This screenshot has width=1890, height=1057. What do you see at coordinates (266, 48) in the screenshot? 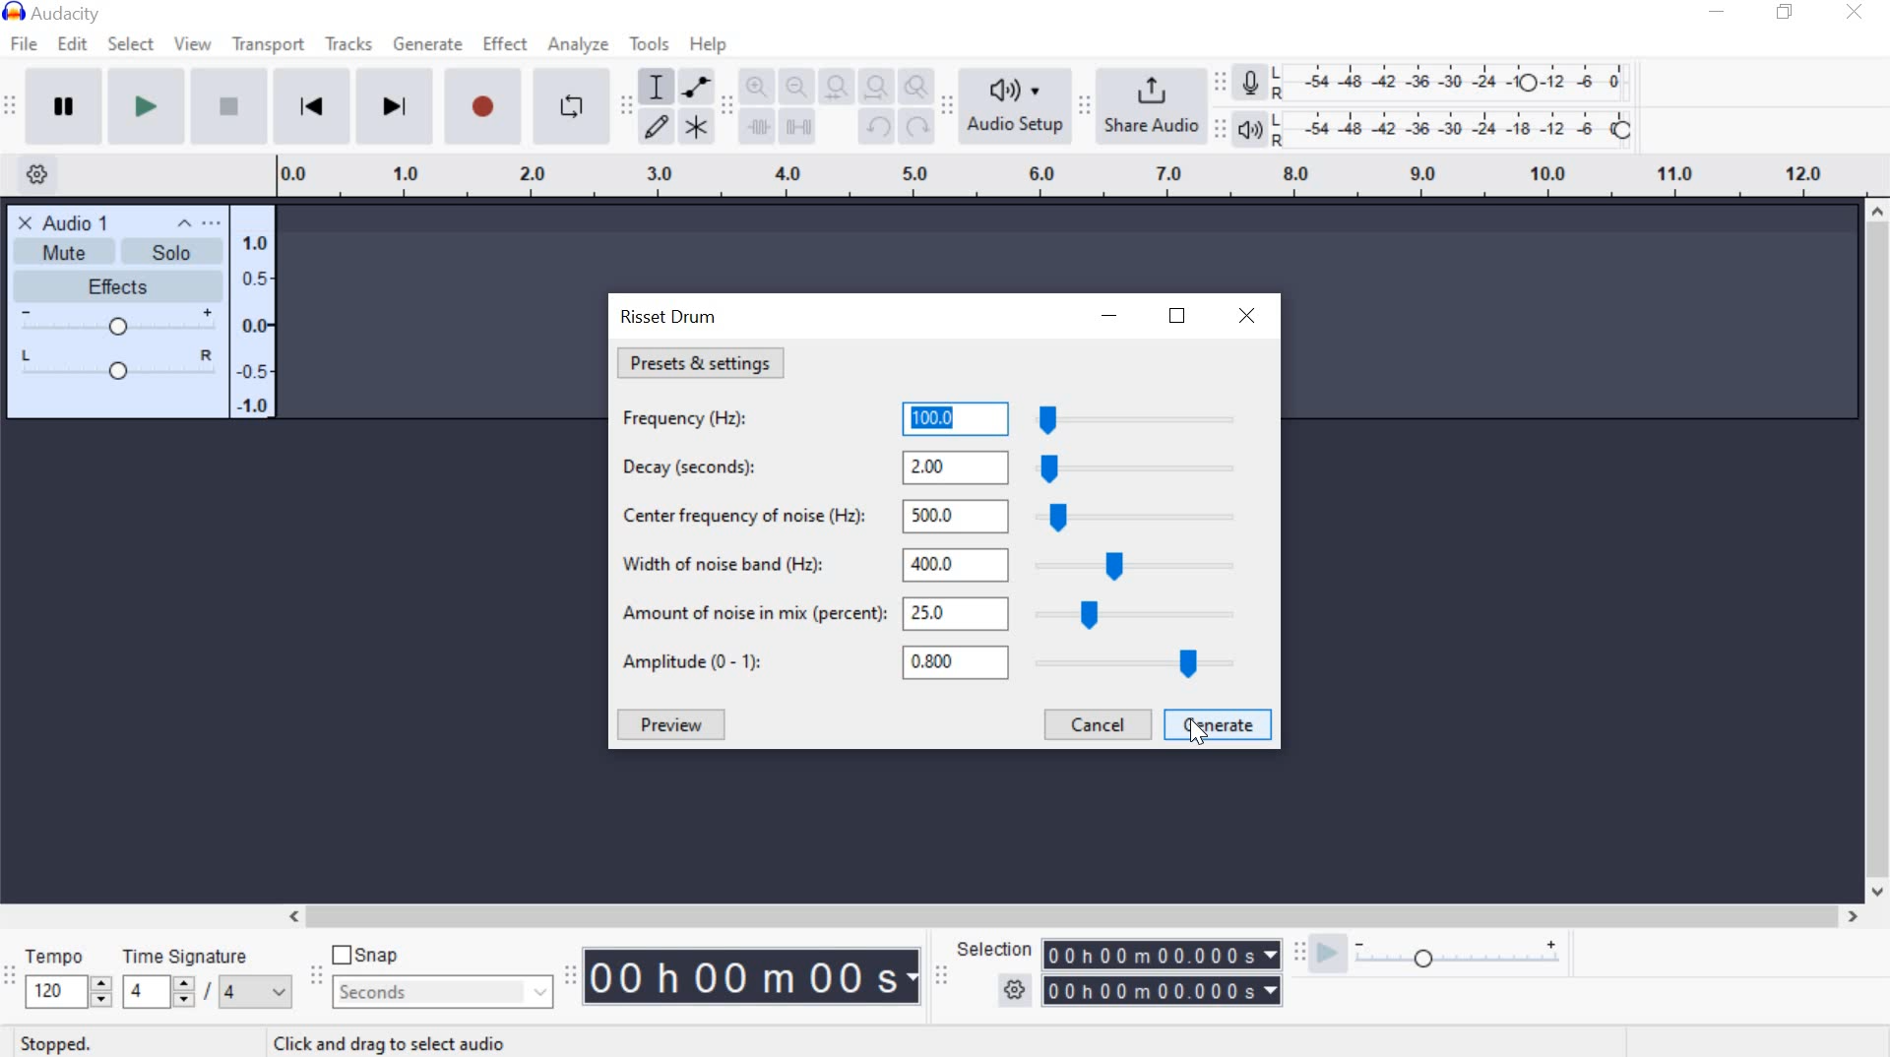
I see `transport` at bounding box center [266, 48].